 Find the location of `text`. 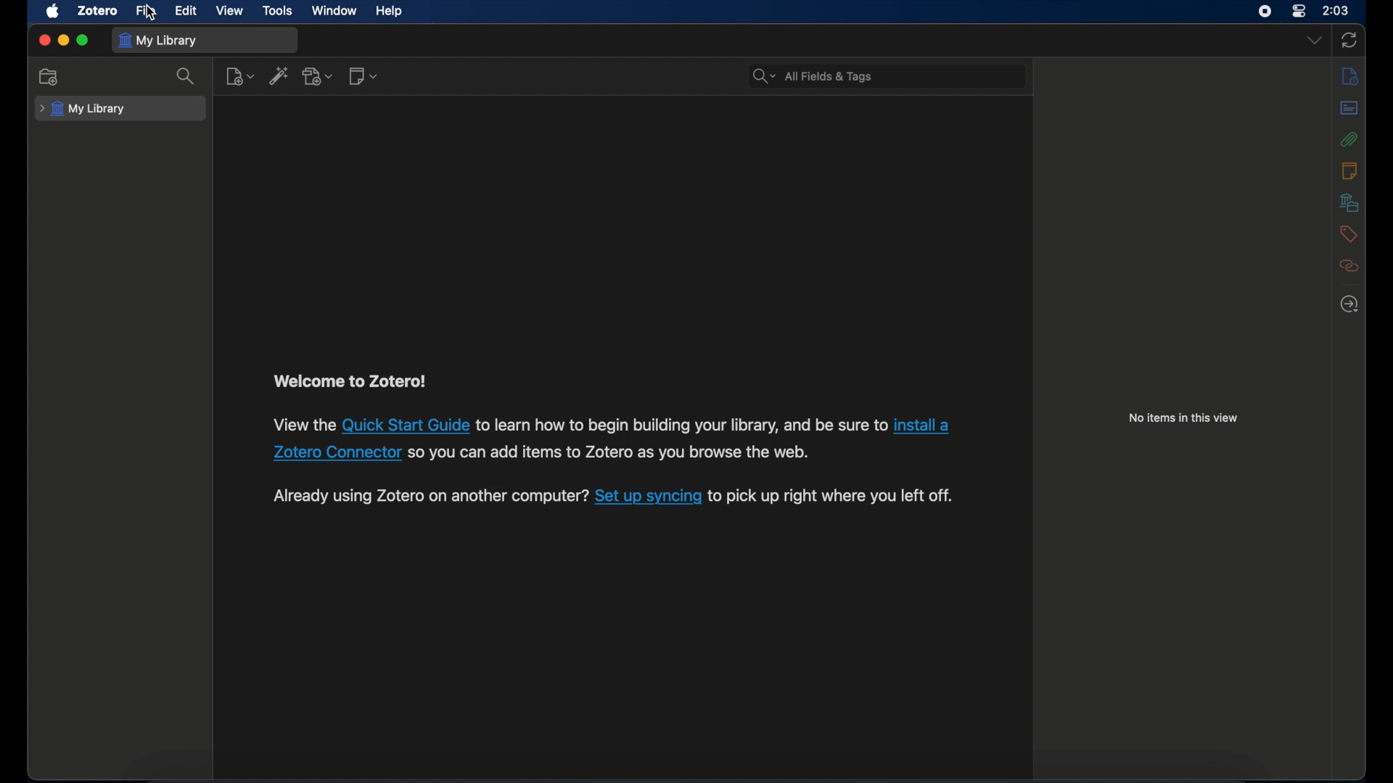

text is located at coordinates (303, 424).